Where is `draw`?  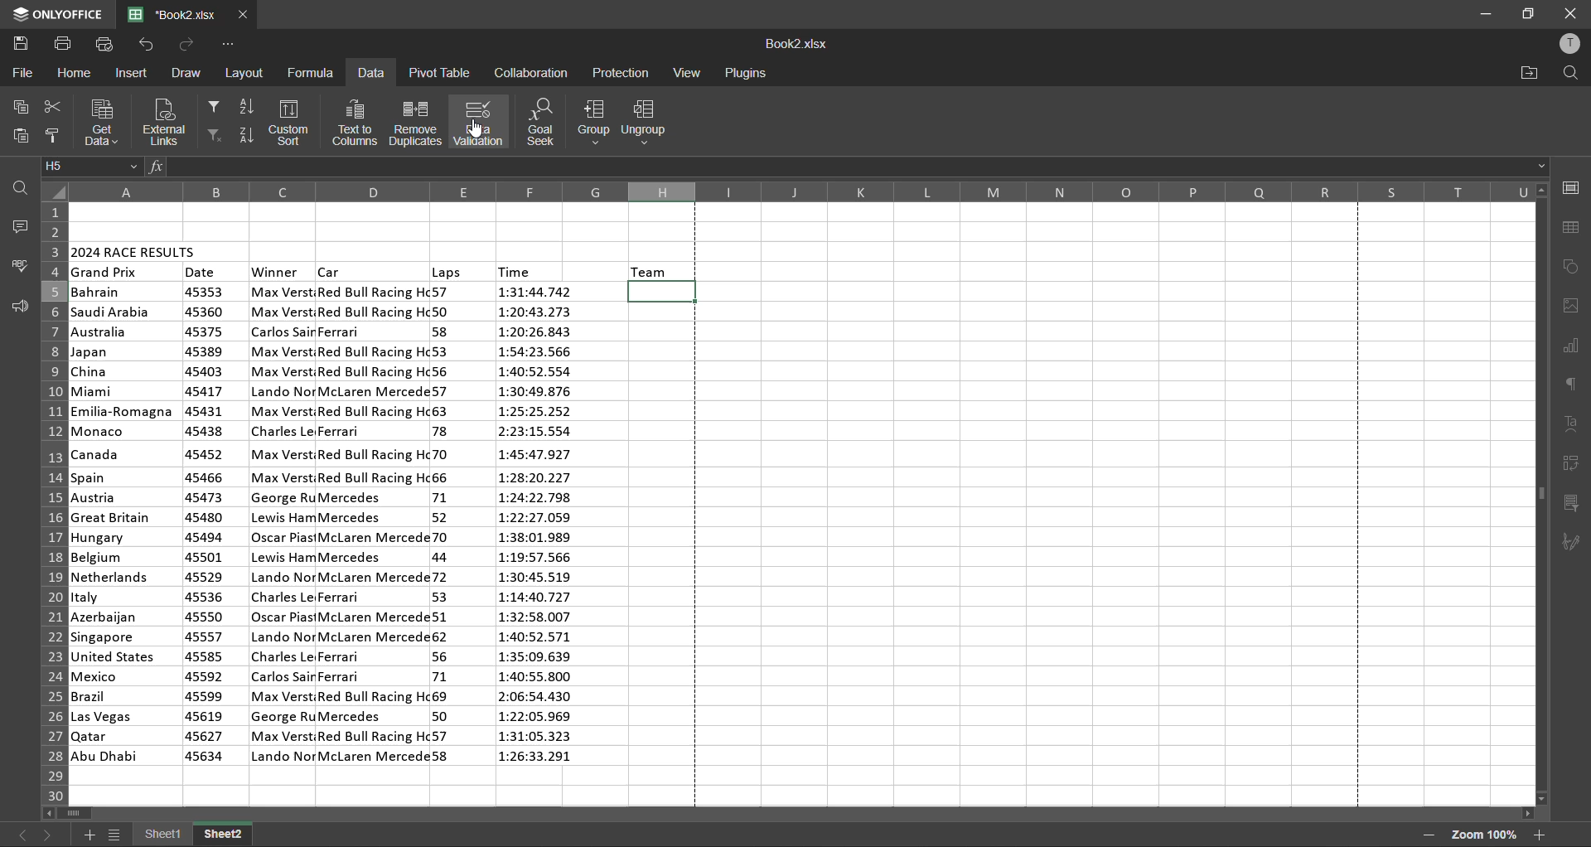
draw is located at coordinates (187, 70).